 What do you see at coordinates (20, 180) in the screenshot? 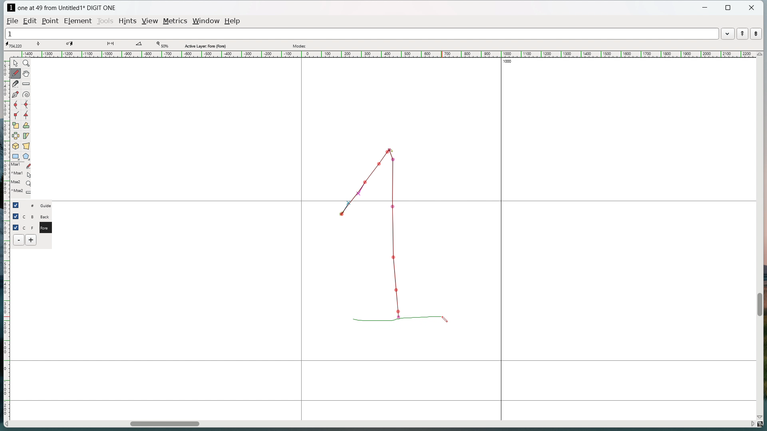
I see `last used tools` at bounding box center [20, 180].